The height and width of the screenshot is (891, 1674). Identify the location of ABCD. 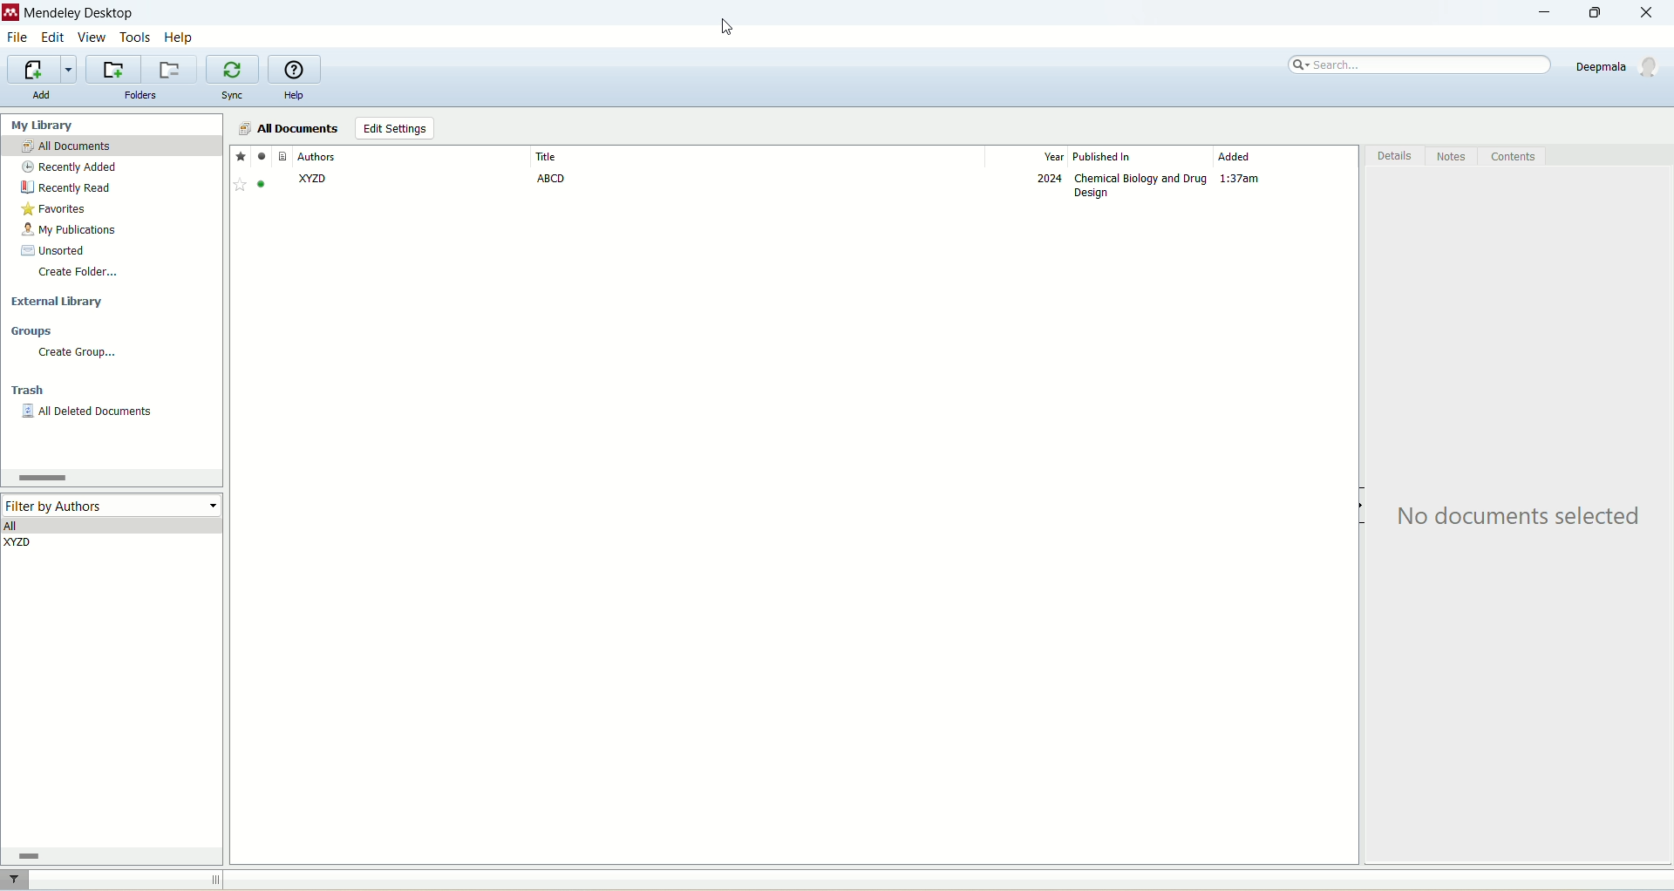
(555, 180).